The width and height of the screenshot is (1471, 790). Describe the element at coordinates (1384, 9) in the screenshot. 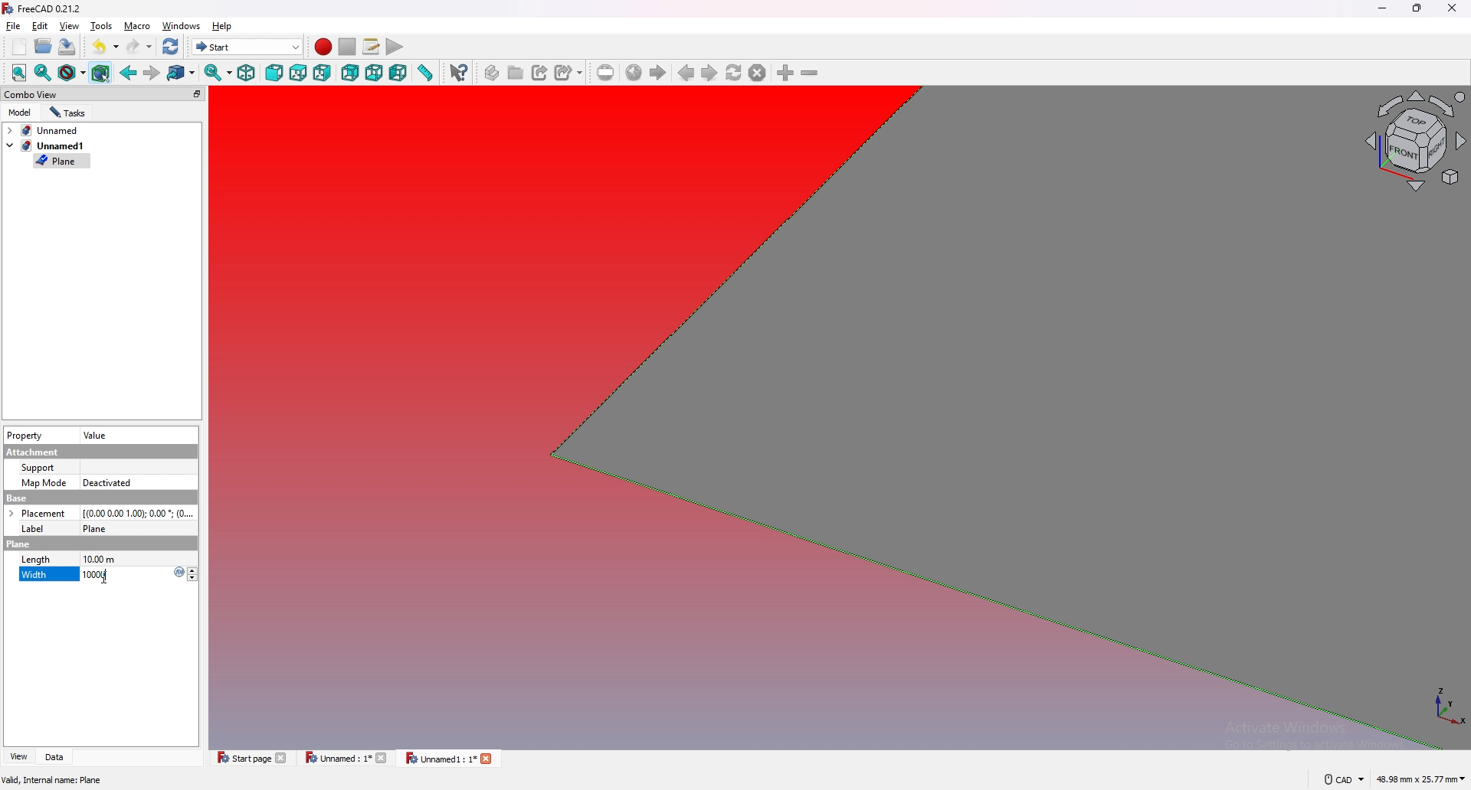

I see `minimize` at that location.